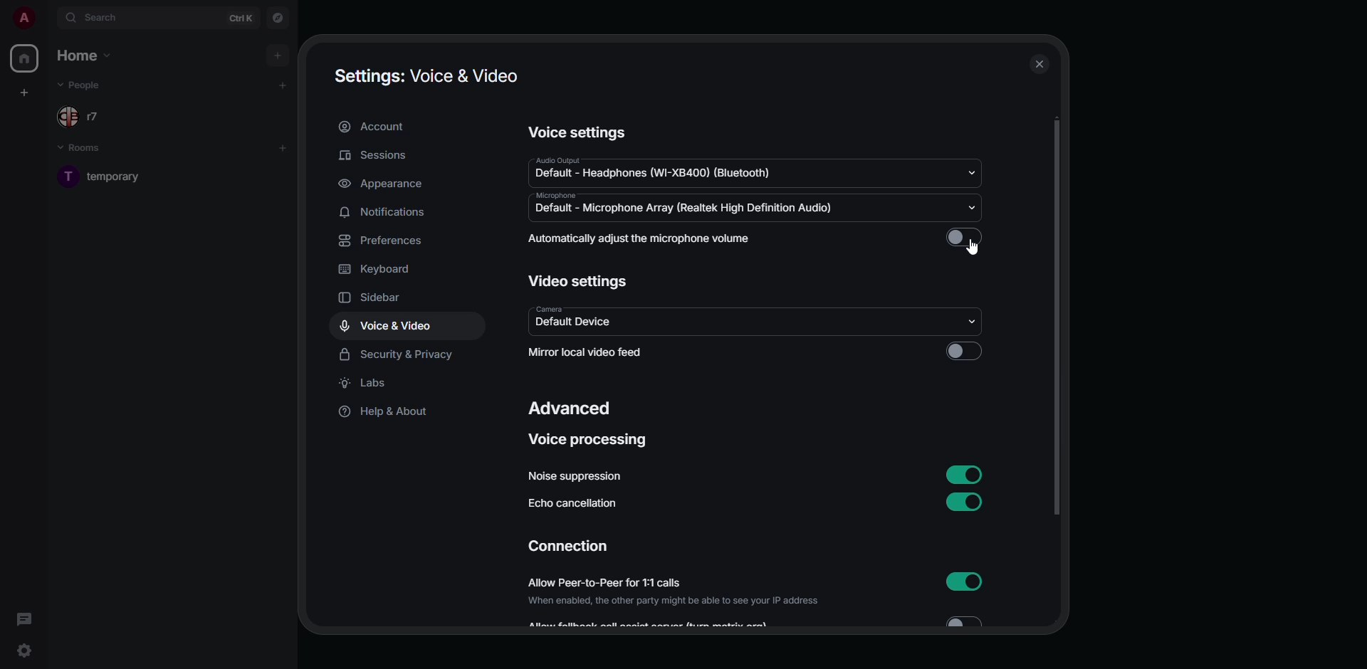 This screenshot has width=1367, height=669. What do you see at coordinates (975, 248) in the screenshot?
I see `cursor` at bounding box center [975, 248].